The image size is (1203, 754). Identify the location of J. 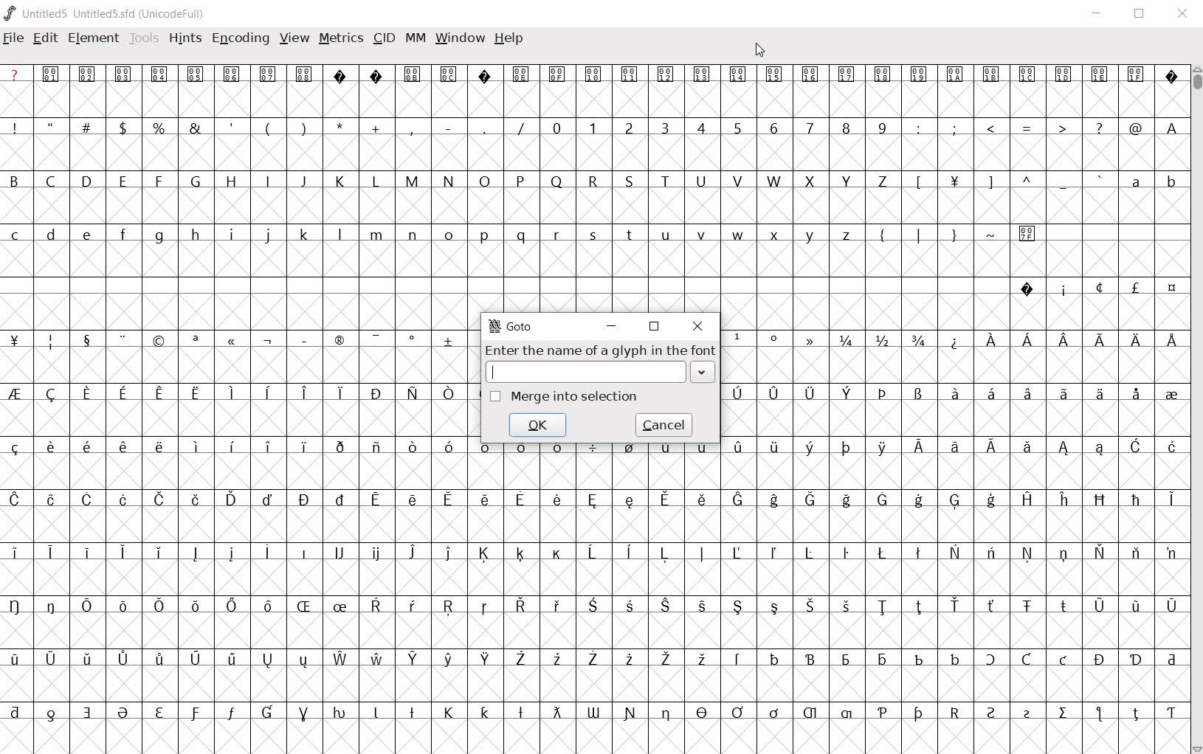
(303, 181).